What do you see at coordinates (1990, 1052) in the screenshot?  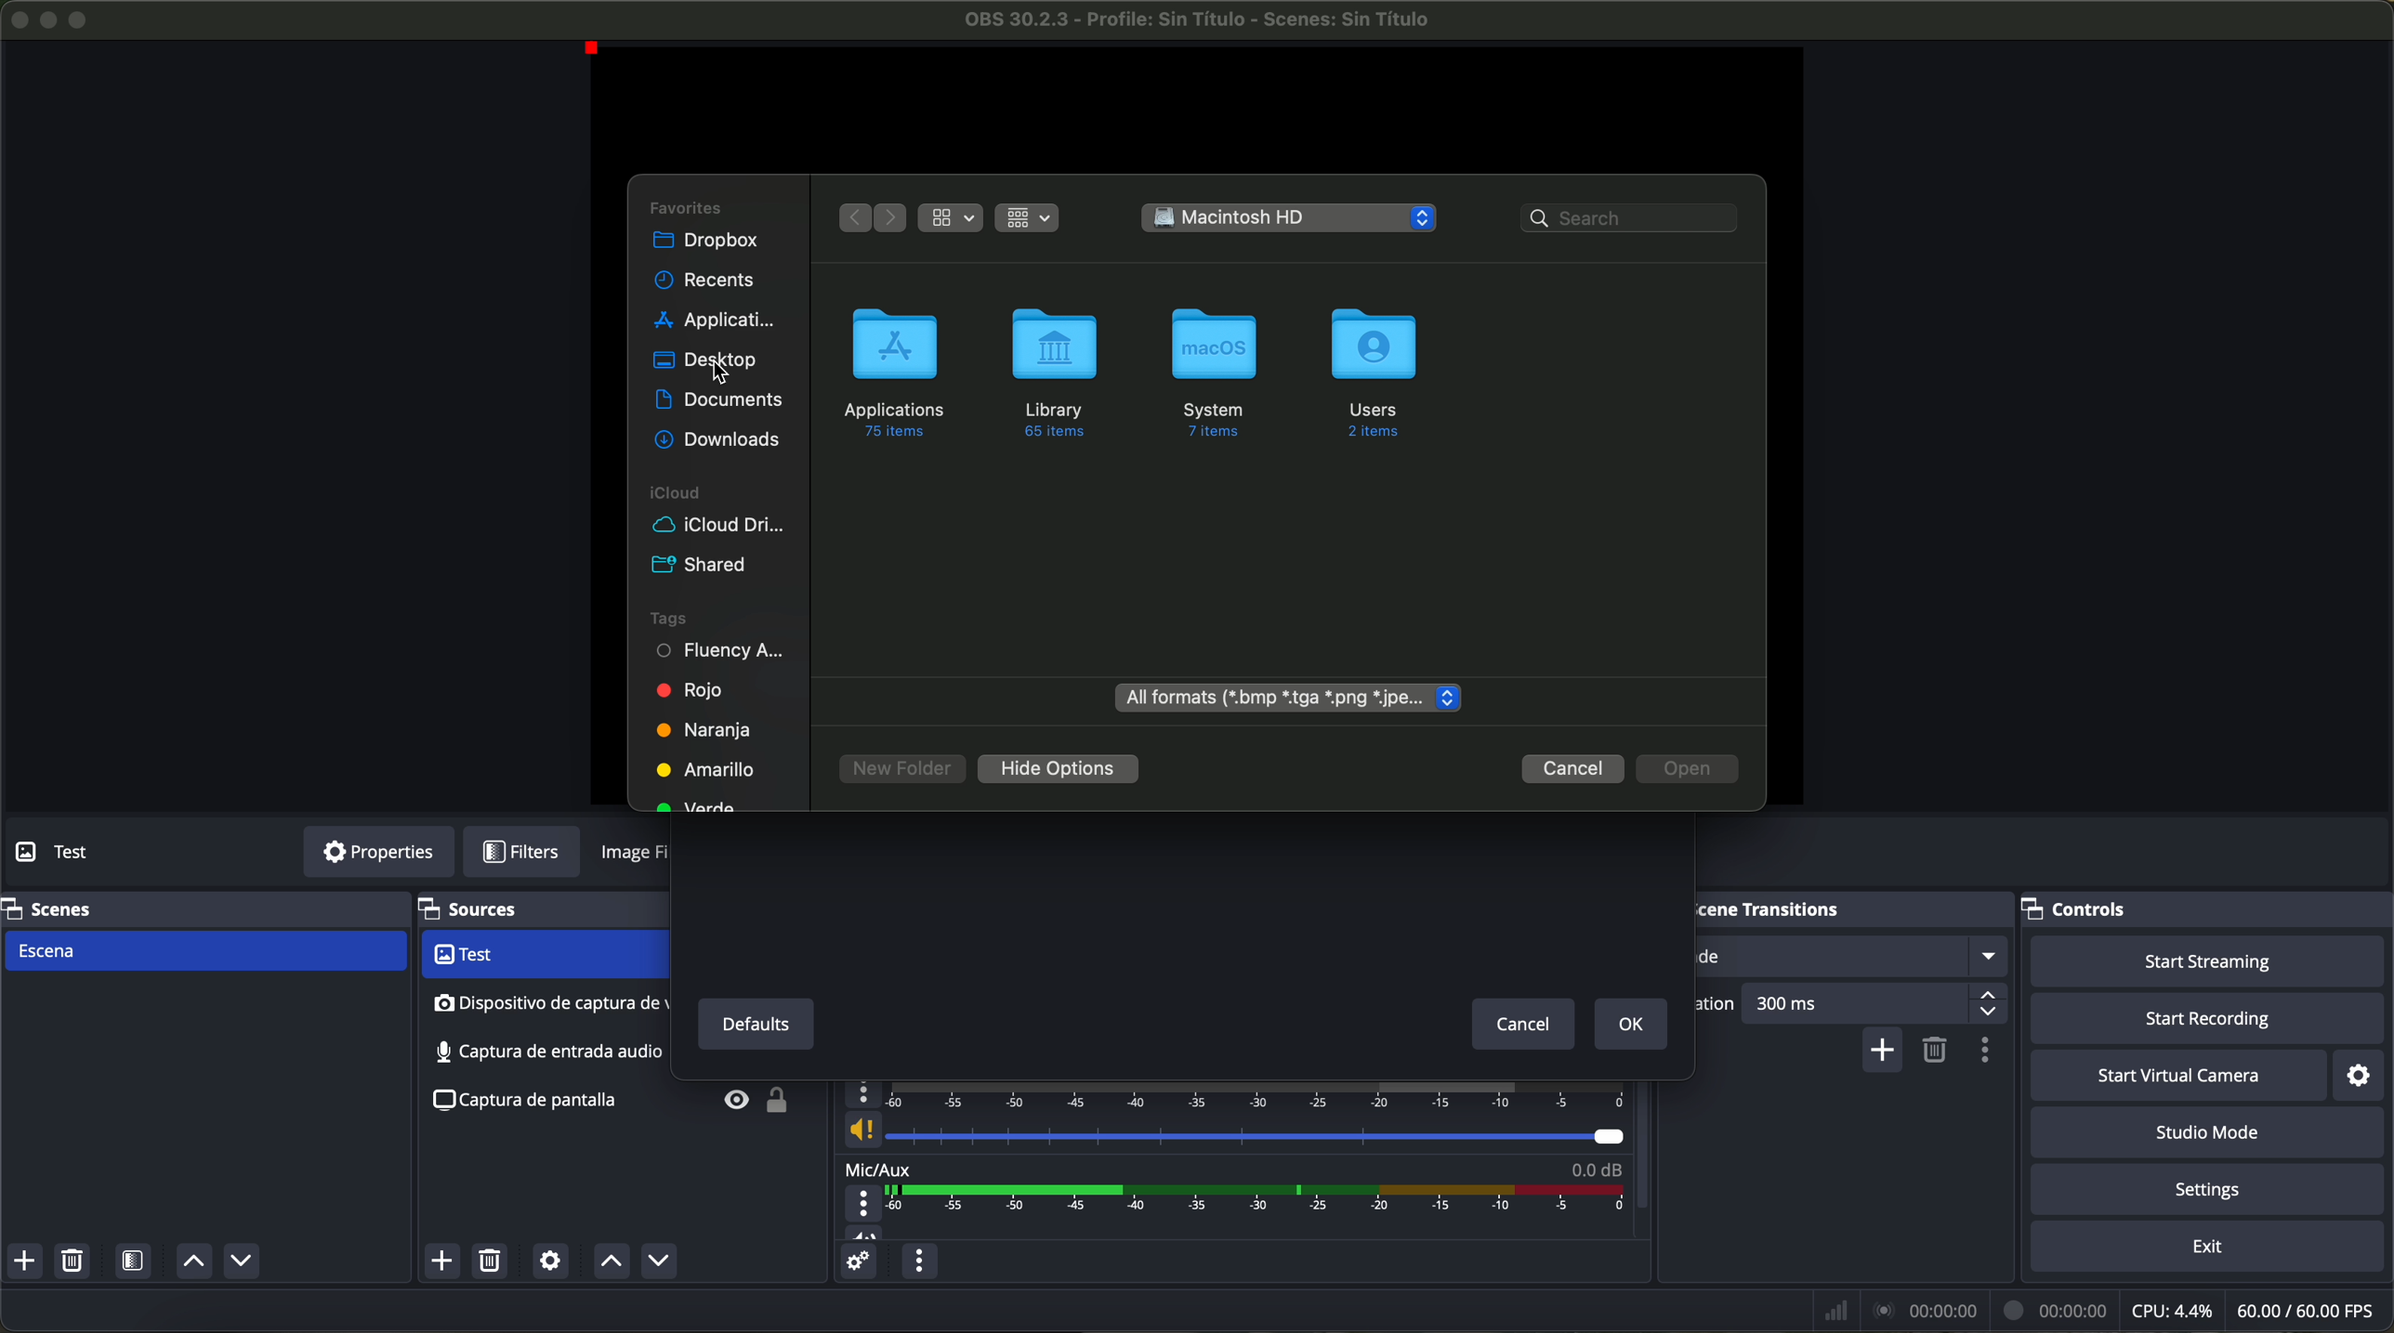 I see `transition properties` at bounding box center [1990, 1052].